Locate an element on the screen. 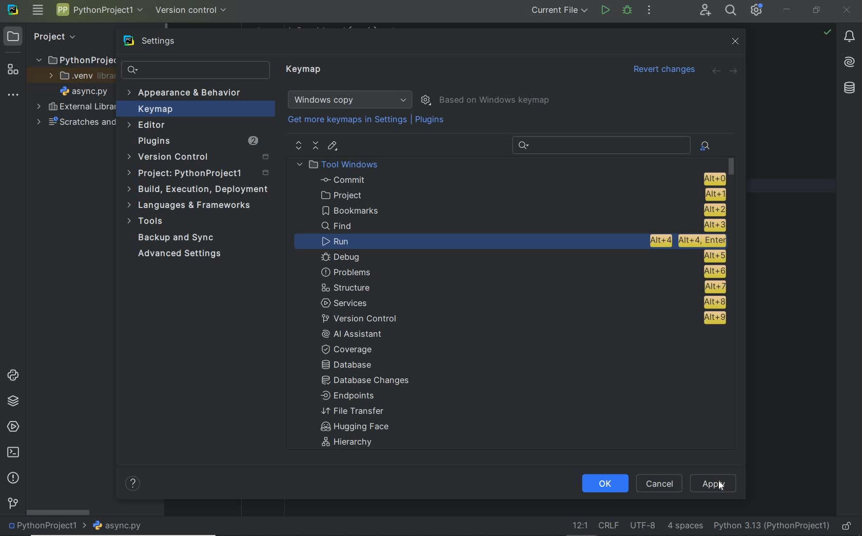  minimize is located at coordinates (787, 9).